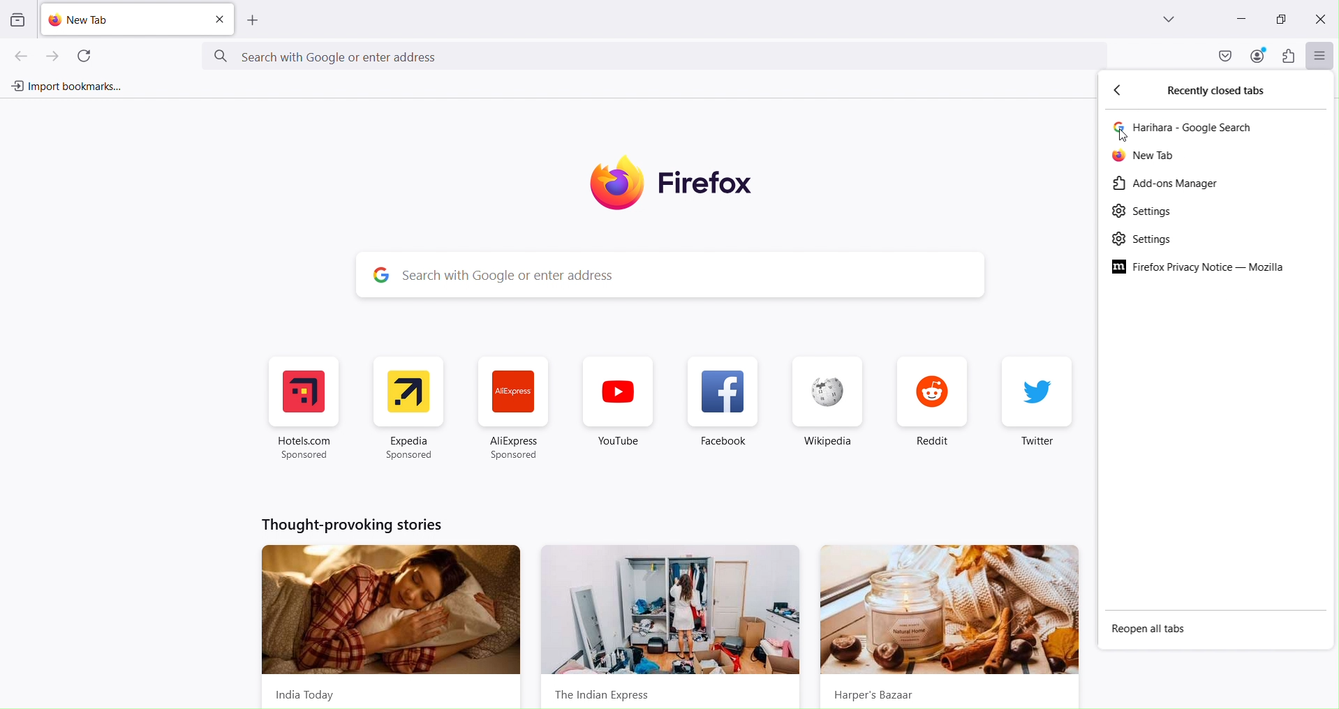 The height and width of the screenshot is (709, 1339). Describe the element at coordinates (1280, 17) in the screenshot. I see `Maximize` at that location.